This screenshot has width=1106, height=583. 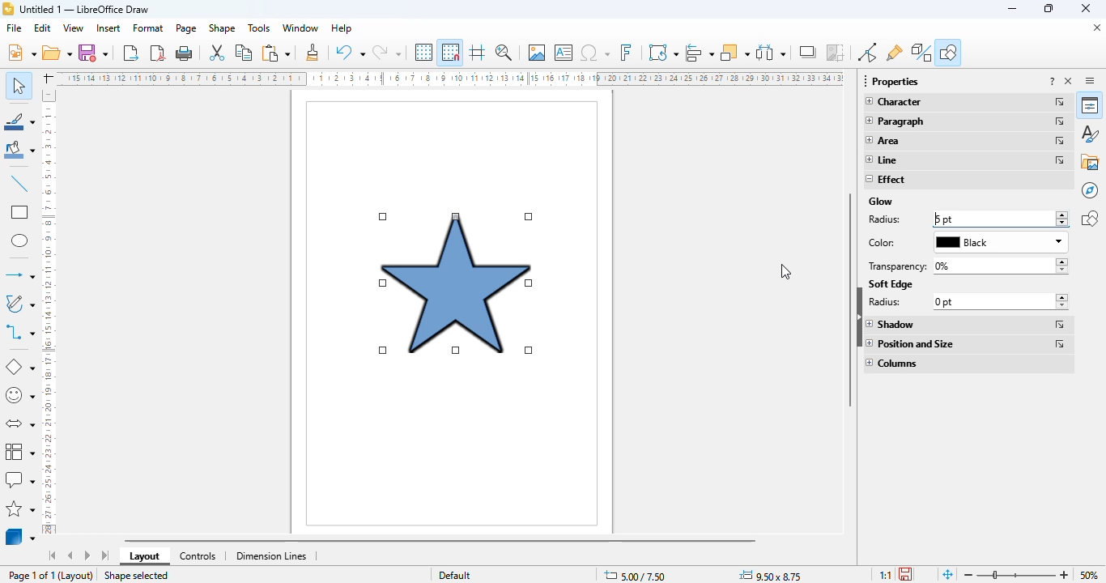 I want to click on display grid, so click(x=424, y=52).